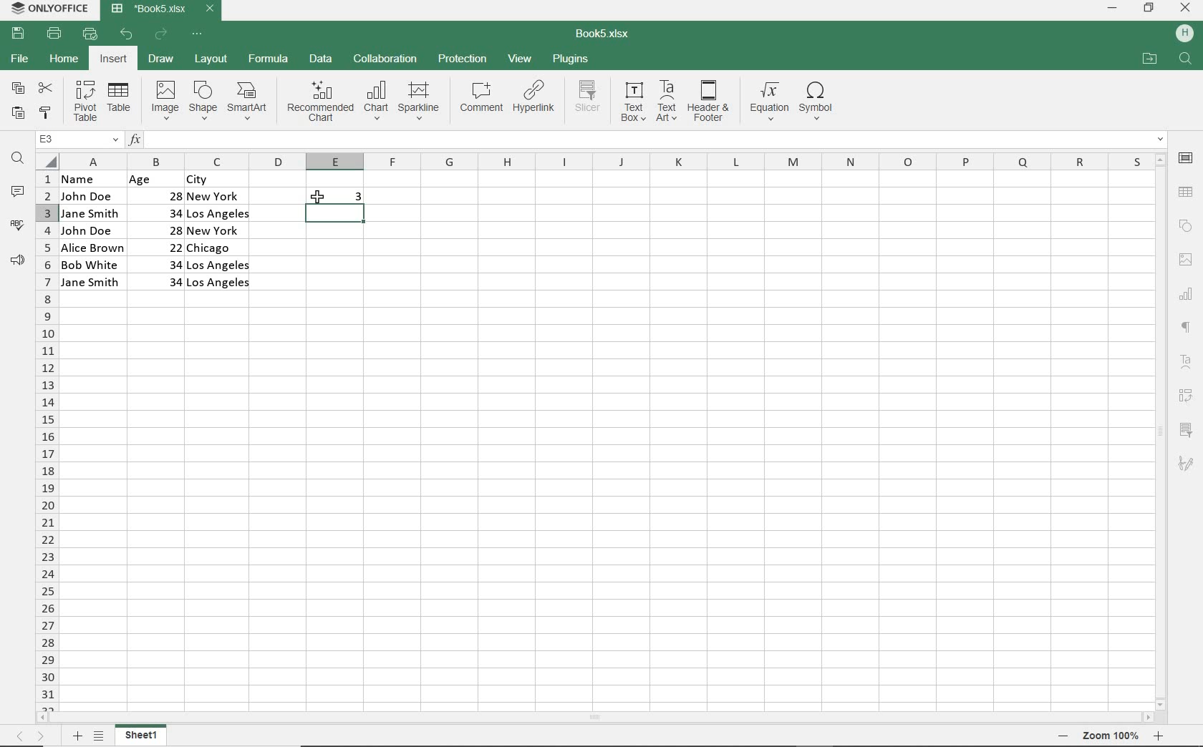 The image size is (1203, 747). I want to click on PROTECTION, so click(463, 59).